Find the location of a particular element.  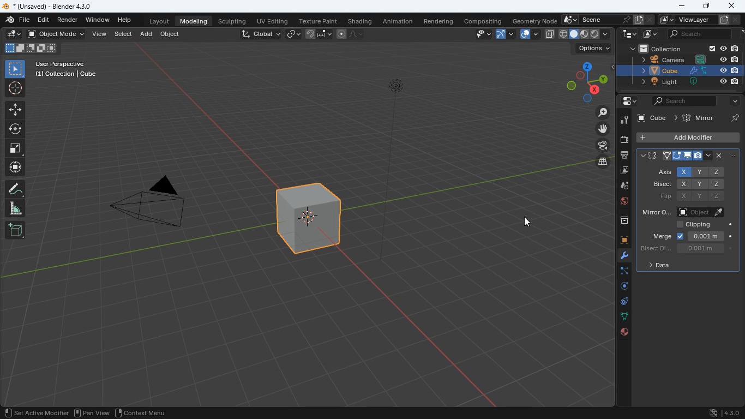

move is located at coordinates (13, 110).